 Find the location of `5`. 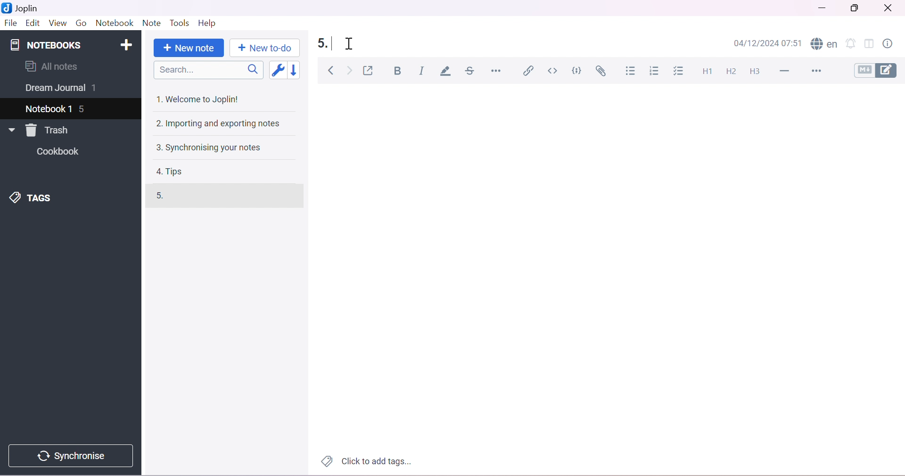

5 is located at coordinates (84, 110).